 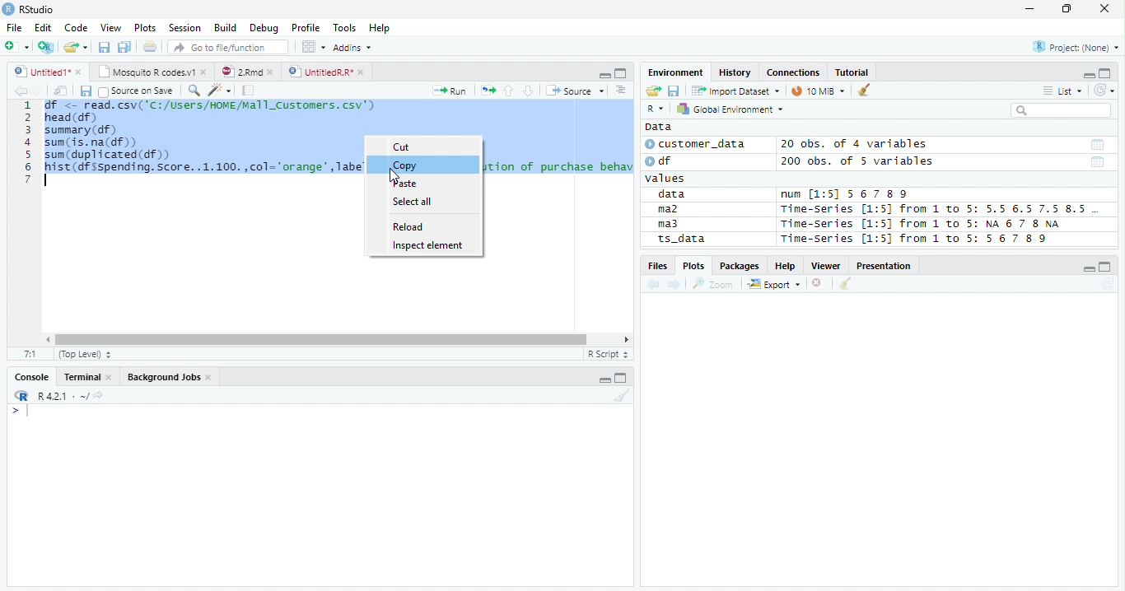 What do you see at coordinates (124, 48) in the screenshot?
I see `Save all open documents` at bounding box center [124, 48].